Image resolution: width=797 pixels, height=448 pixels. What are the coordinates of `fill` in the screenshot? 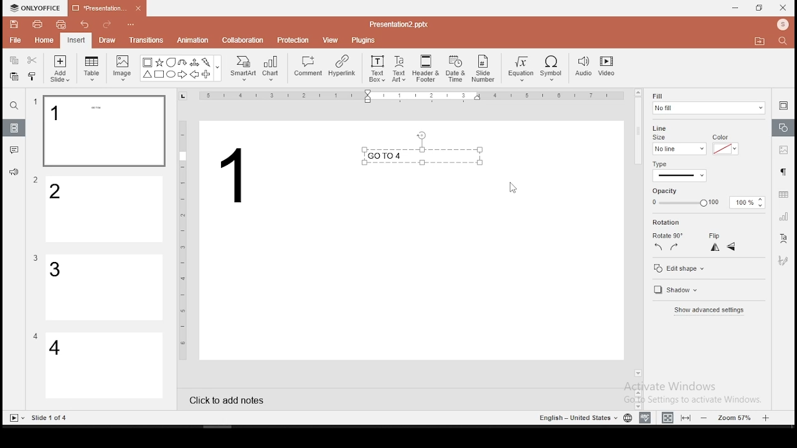 It's located at (708, 103).